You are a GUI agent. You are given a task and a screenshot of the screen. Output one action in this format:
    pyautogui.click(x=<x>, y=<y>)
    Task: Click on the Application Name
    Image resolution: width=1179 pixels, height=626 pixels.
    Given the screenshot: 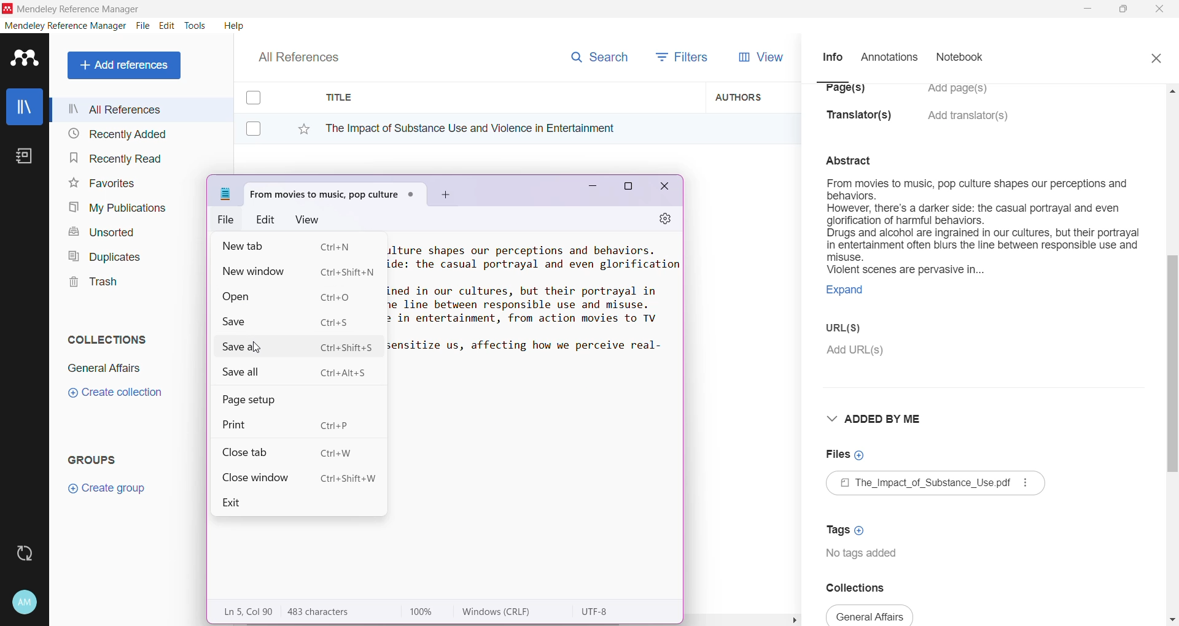 What is the action you would take?
    pyautogui.click(x=73, y=9)
    